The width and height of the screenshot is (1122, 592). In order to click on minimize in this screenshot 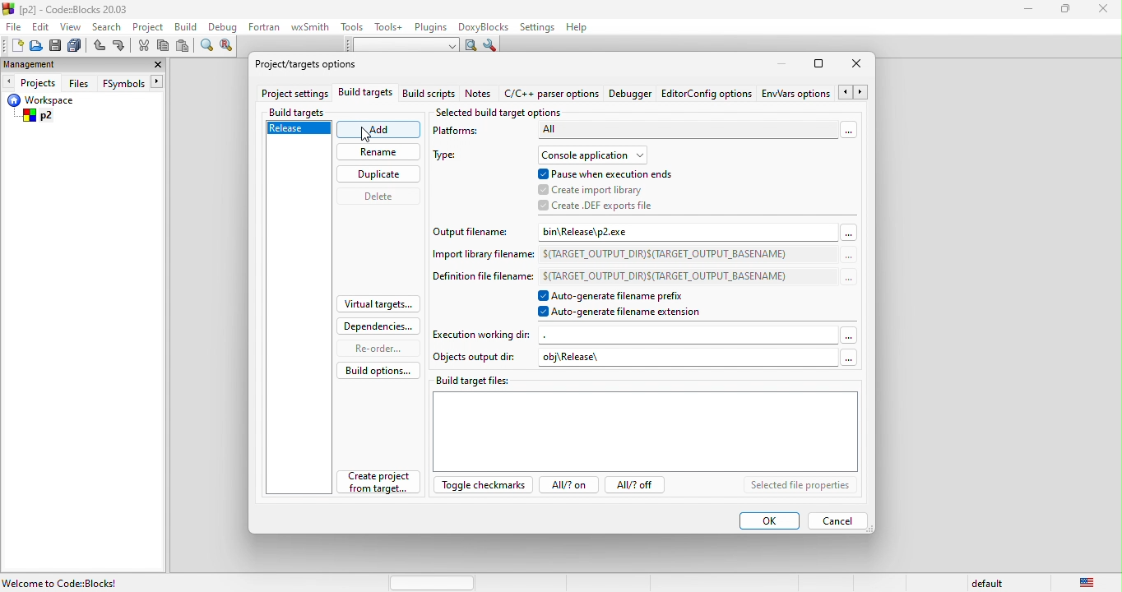, I will do `click(1028, 11)`.